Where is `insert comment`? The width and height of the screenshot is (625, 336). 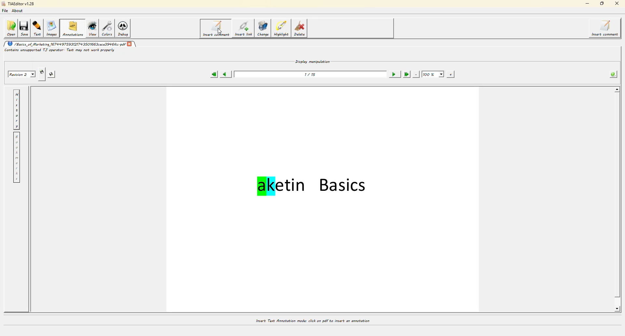 insert comment is located at coordinates (215, 28).